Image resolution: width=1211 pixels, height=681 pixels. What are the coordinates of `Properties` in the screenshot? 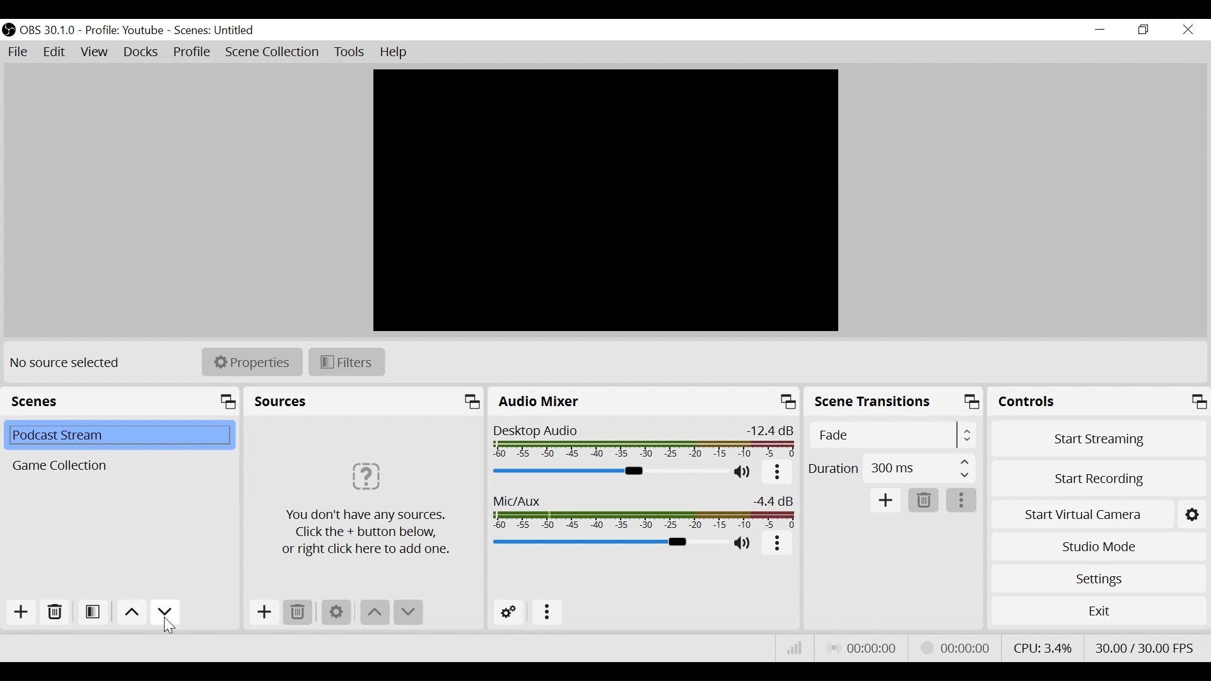 It's located at (251, 361).